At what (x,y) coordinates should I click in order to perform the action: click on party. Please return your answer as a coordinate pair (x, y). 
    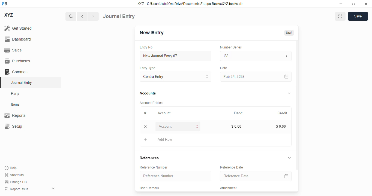
    Looking at the image, I should click on (16, 94).